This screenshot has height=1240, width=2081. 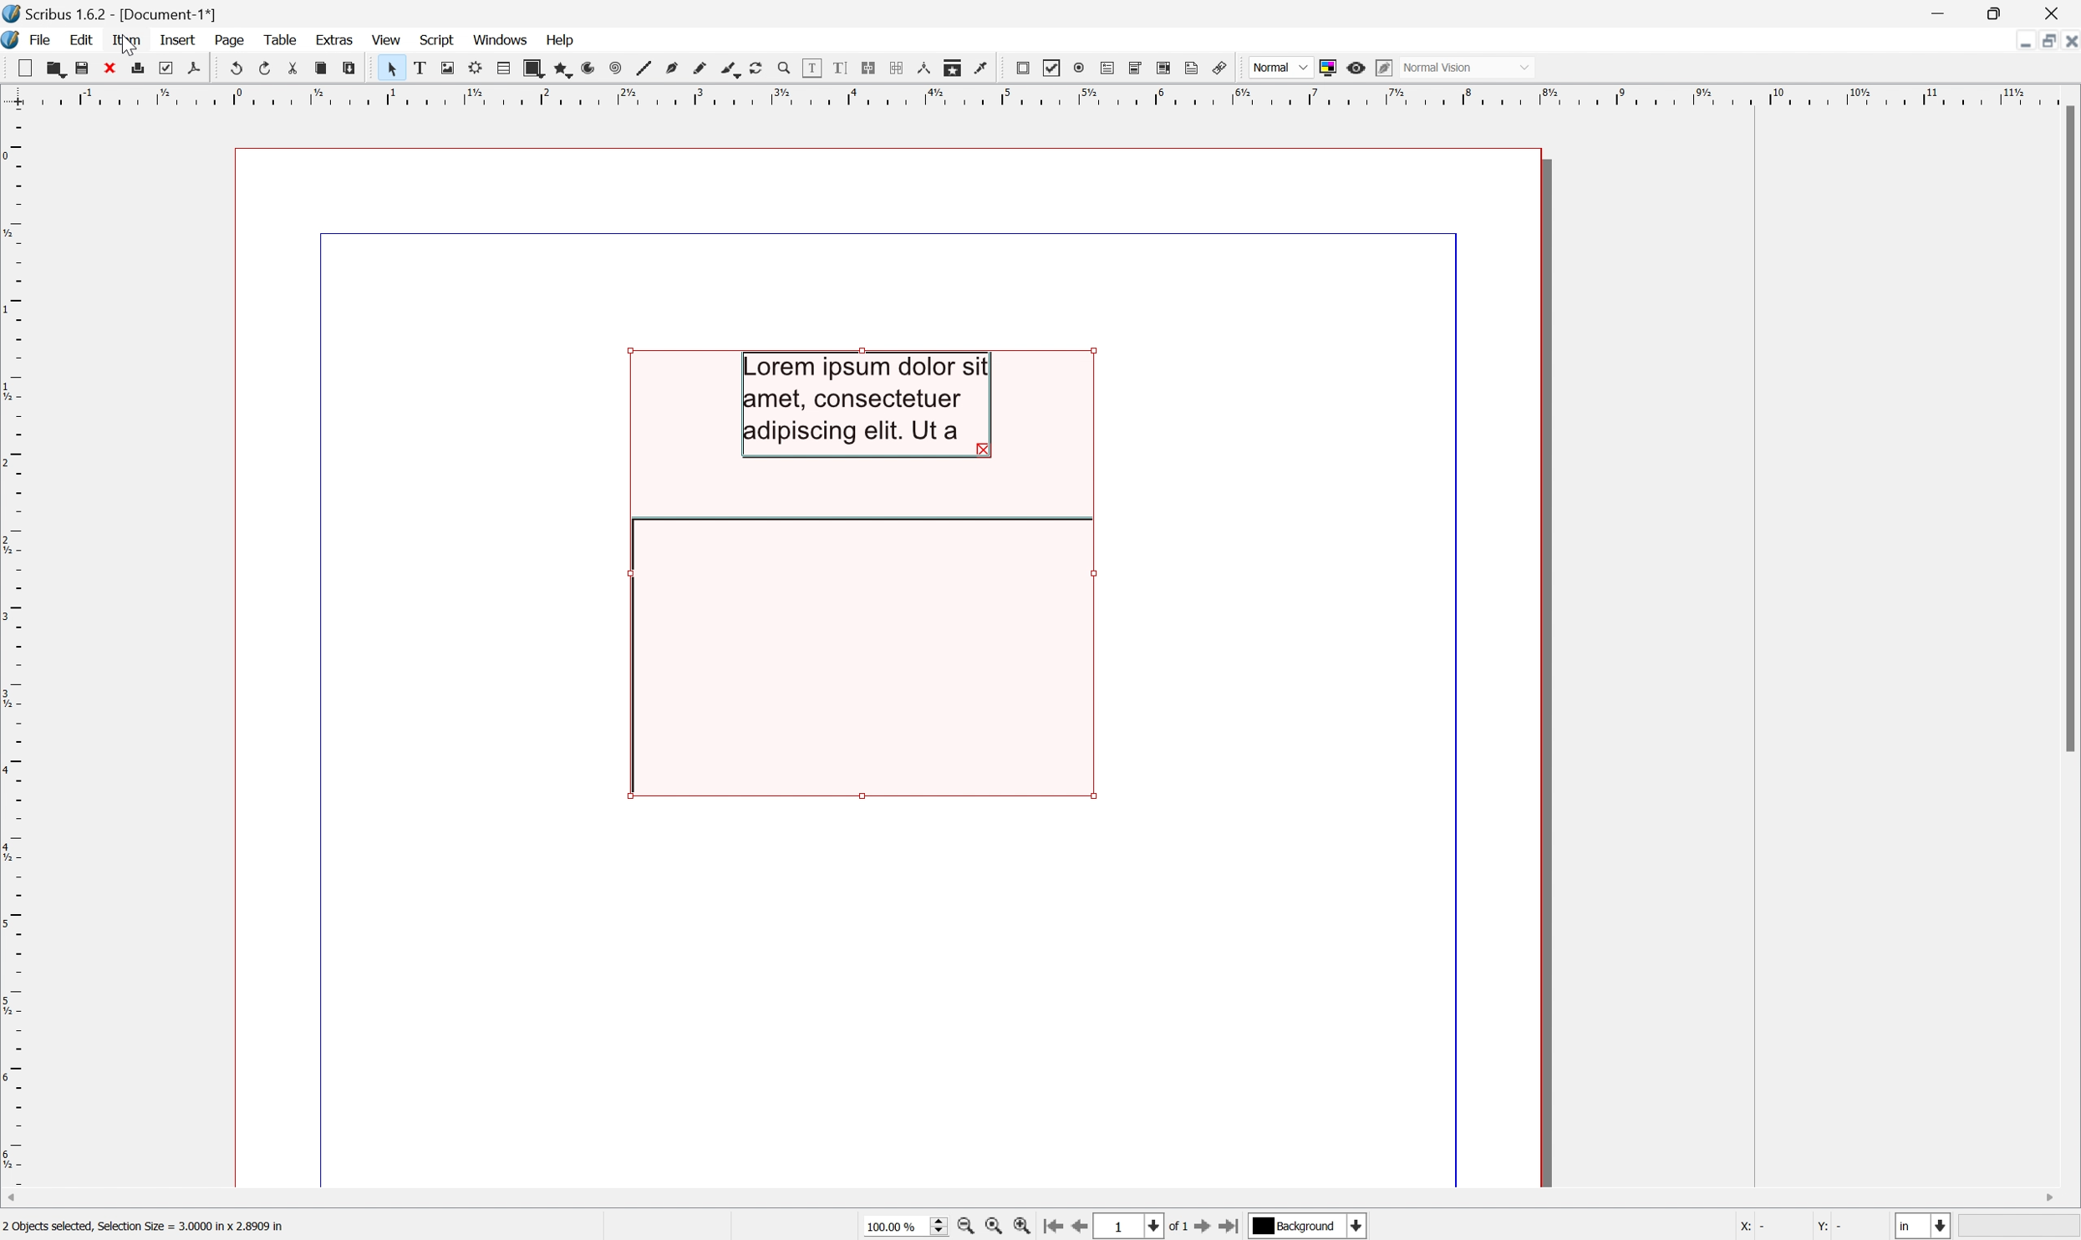 I want to click on Rotate item, so click(x=762, y=68).